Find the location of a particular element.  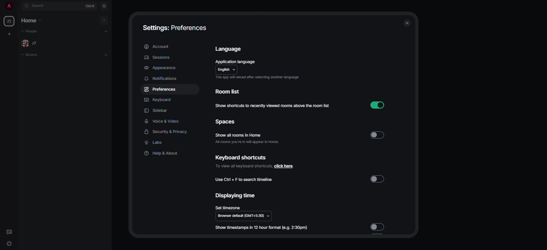

keyboard is located at coordinates (157, 99).